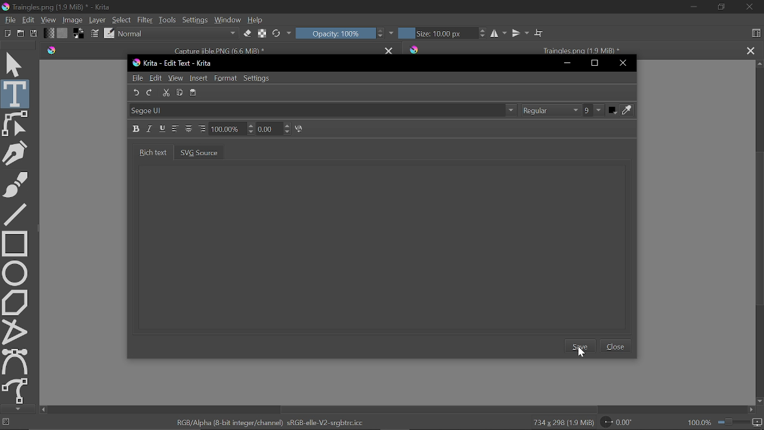 Image resolution: width=764 pixels, height=430 pixels. I want to click on Help, so click(257, 19).